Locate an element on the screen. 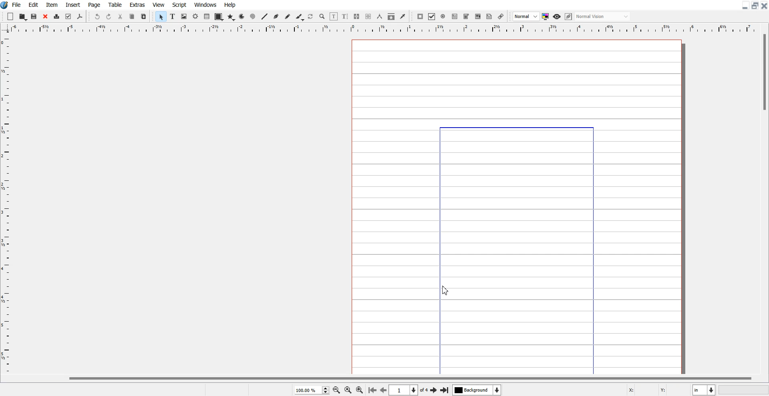 The height and width of the screenshot is (396, 769). Cut is located at coordinates (120, 16).